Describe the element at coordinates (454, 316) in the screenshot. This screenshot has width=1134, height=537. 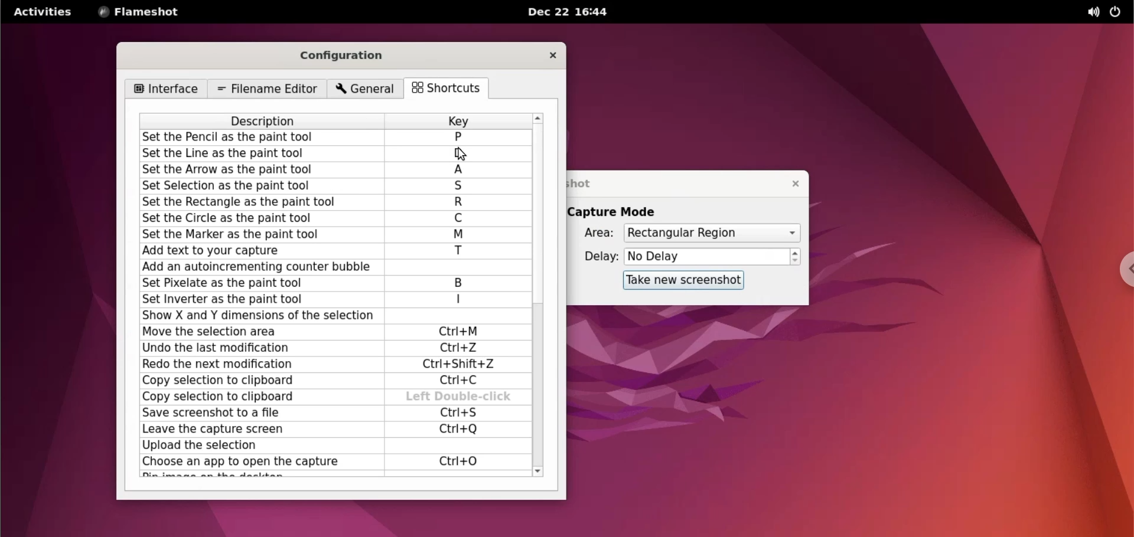
I see `enter shortcut textbox` at that location.